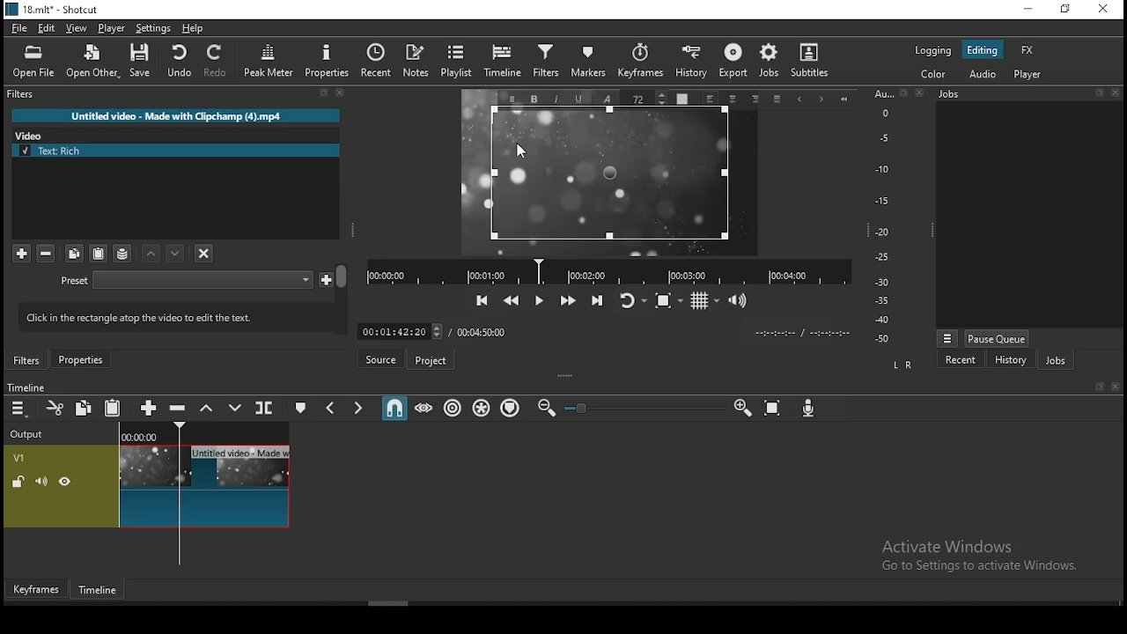 Image resolution: width=1127 pixels, height=634 pixels. I want to click on Timeline Navigator, so click(608, 272).